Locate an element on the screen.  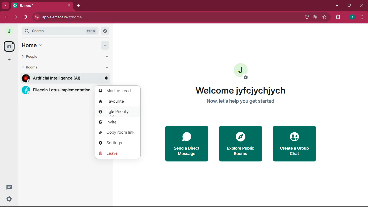
profile picture is located at coordinates (241, 71).